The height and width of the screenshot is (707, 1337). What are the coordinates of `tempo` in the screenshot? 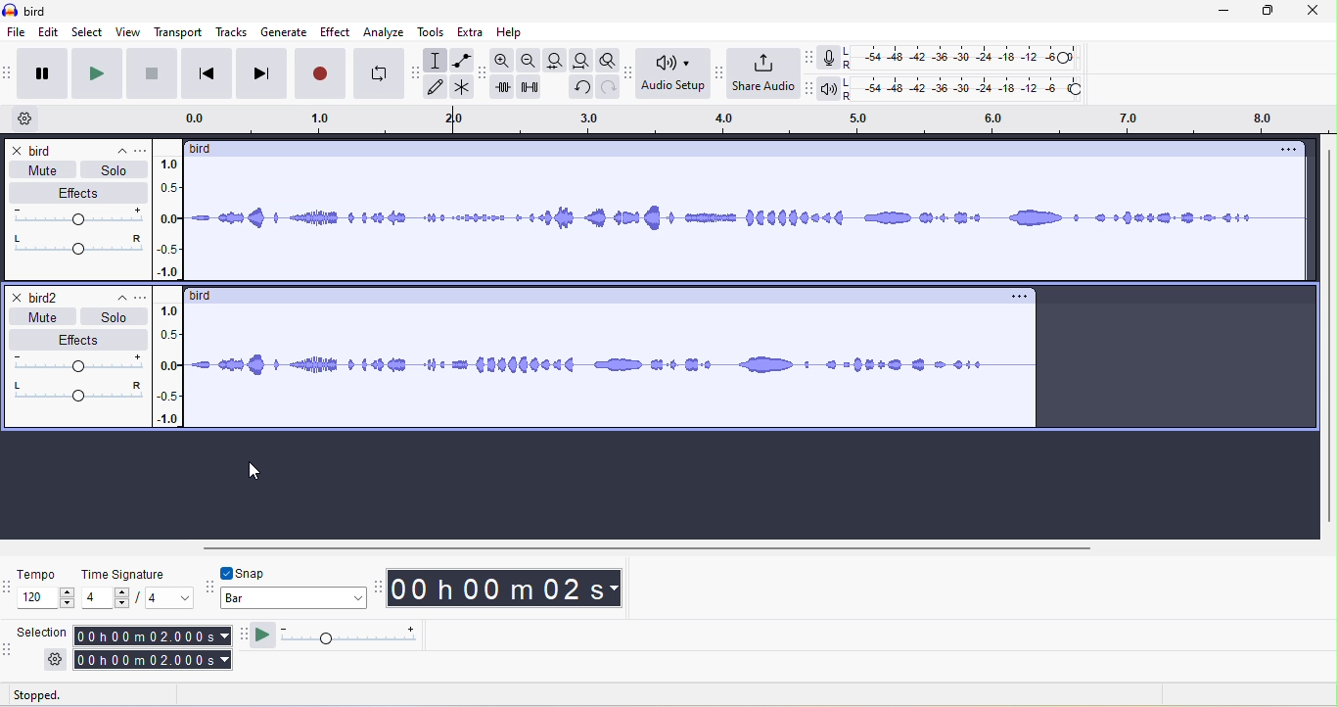 It's located at (46, 591).